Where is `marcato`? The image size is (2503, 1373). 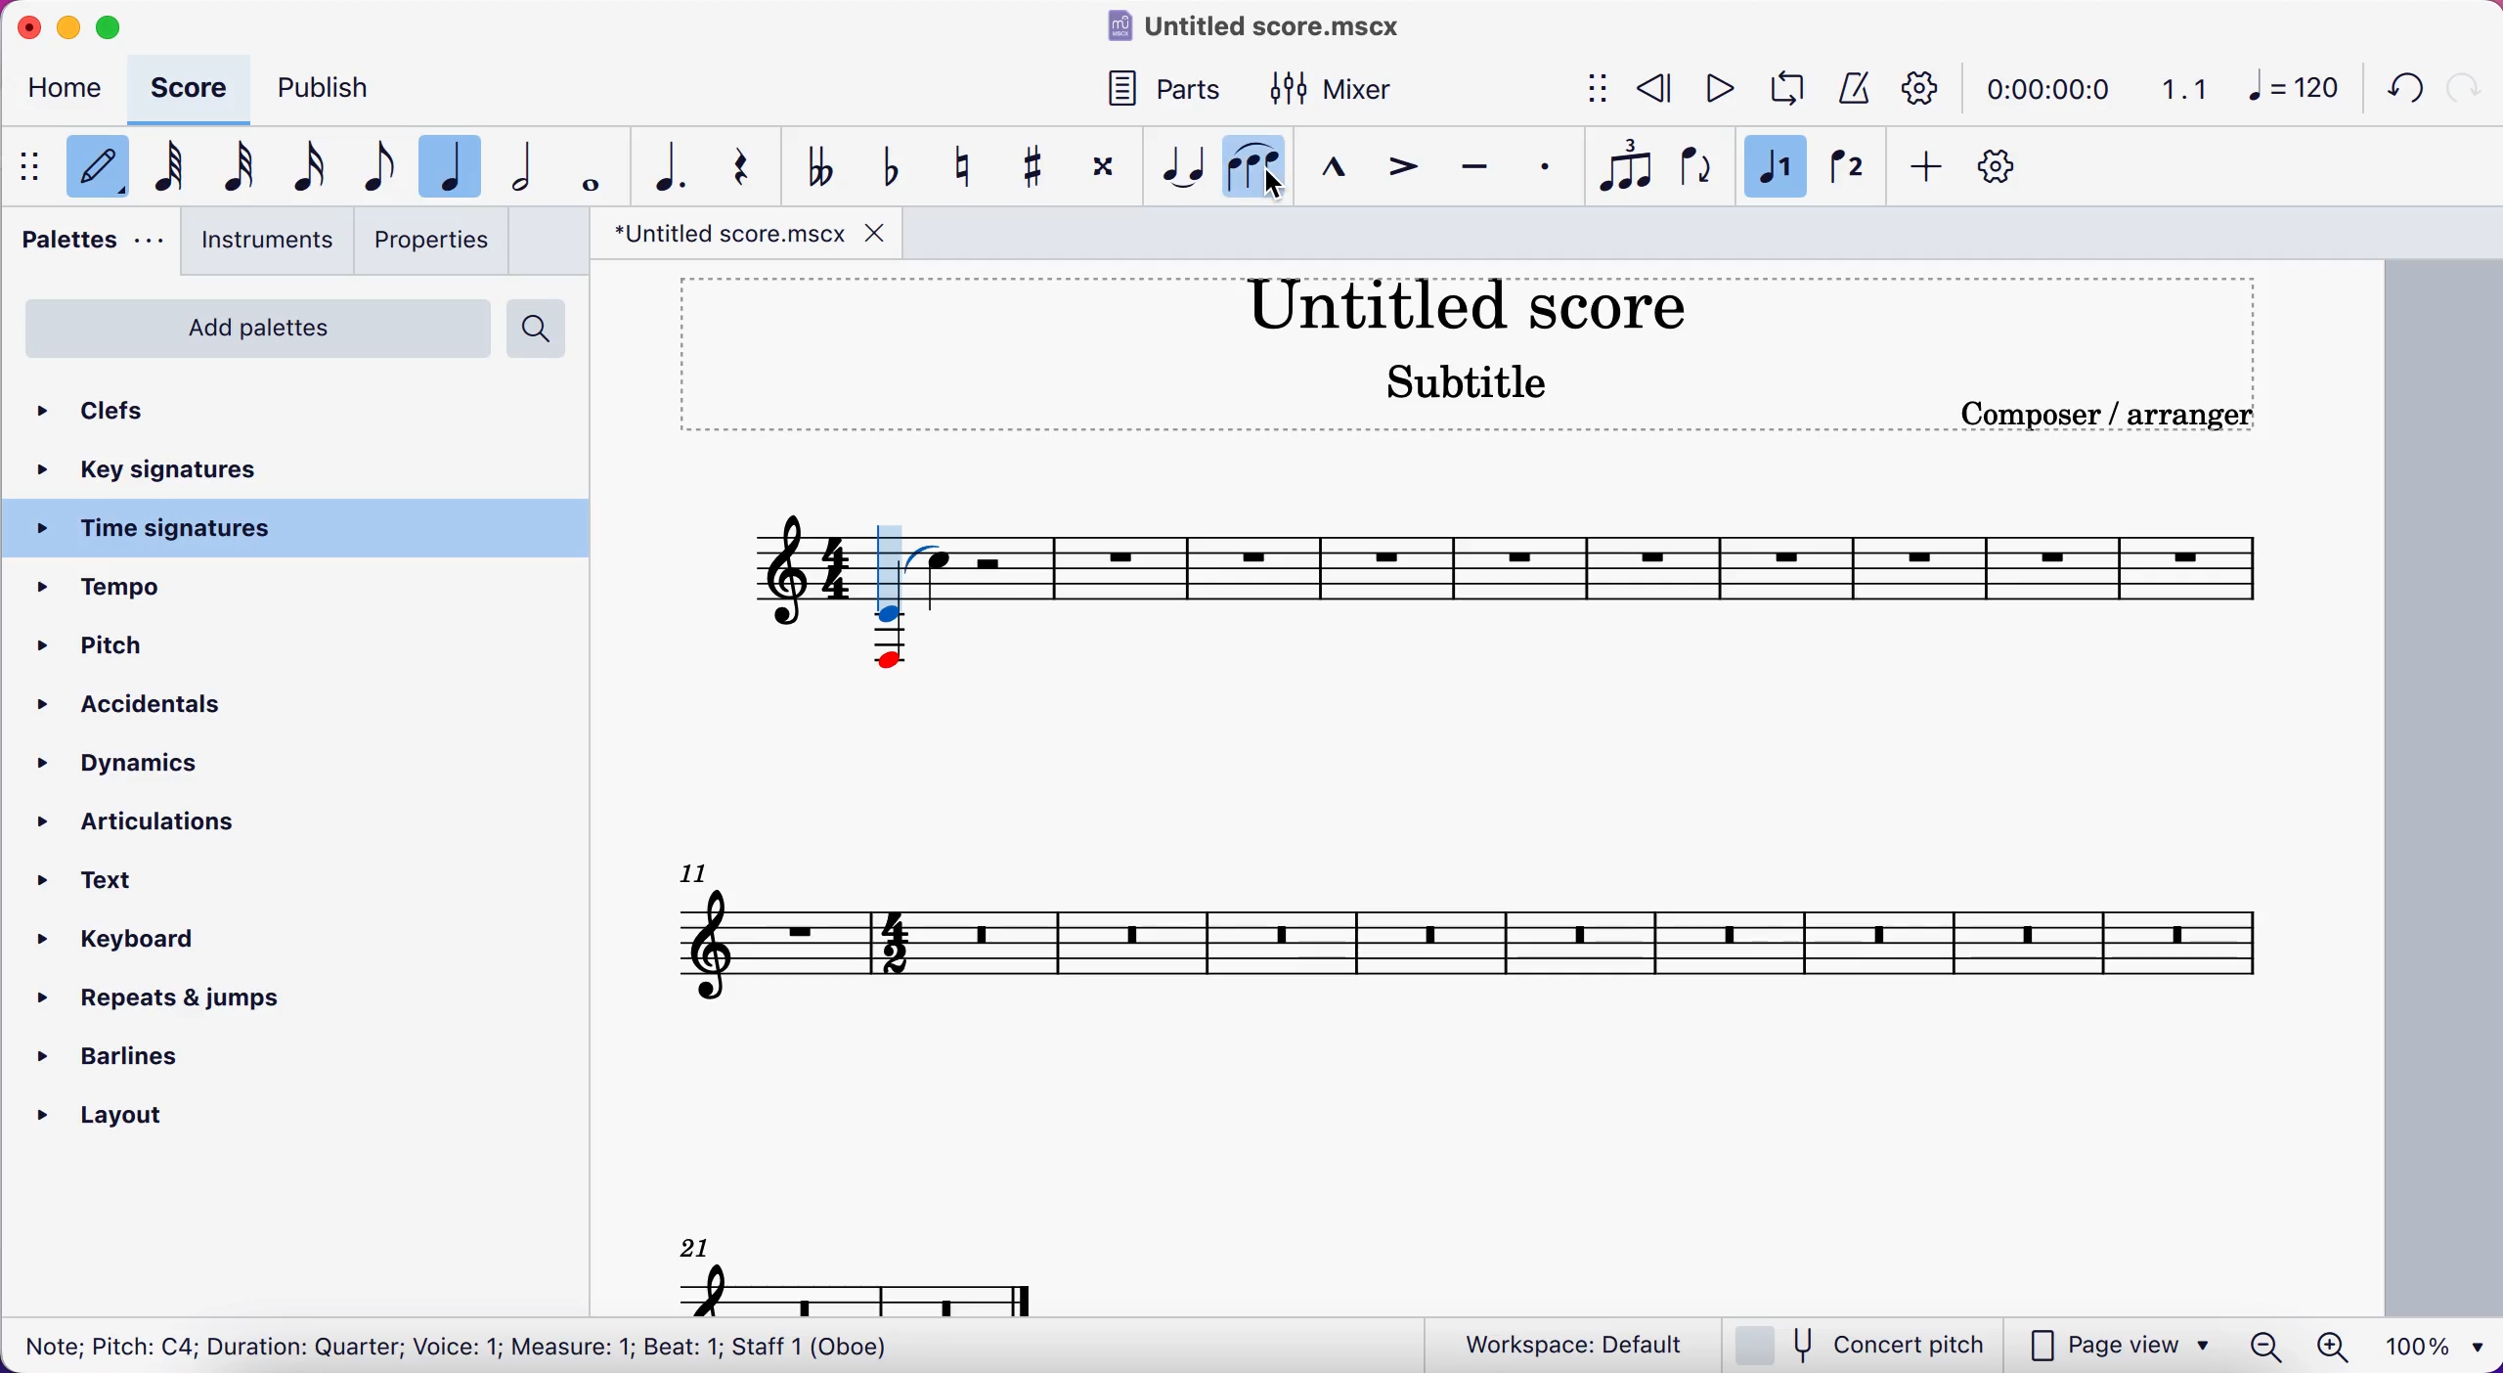
marcato is located at coordinates (1331, 171).